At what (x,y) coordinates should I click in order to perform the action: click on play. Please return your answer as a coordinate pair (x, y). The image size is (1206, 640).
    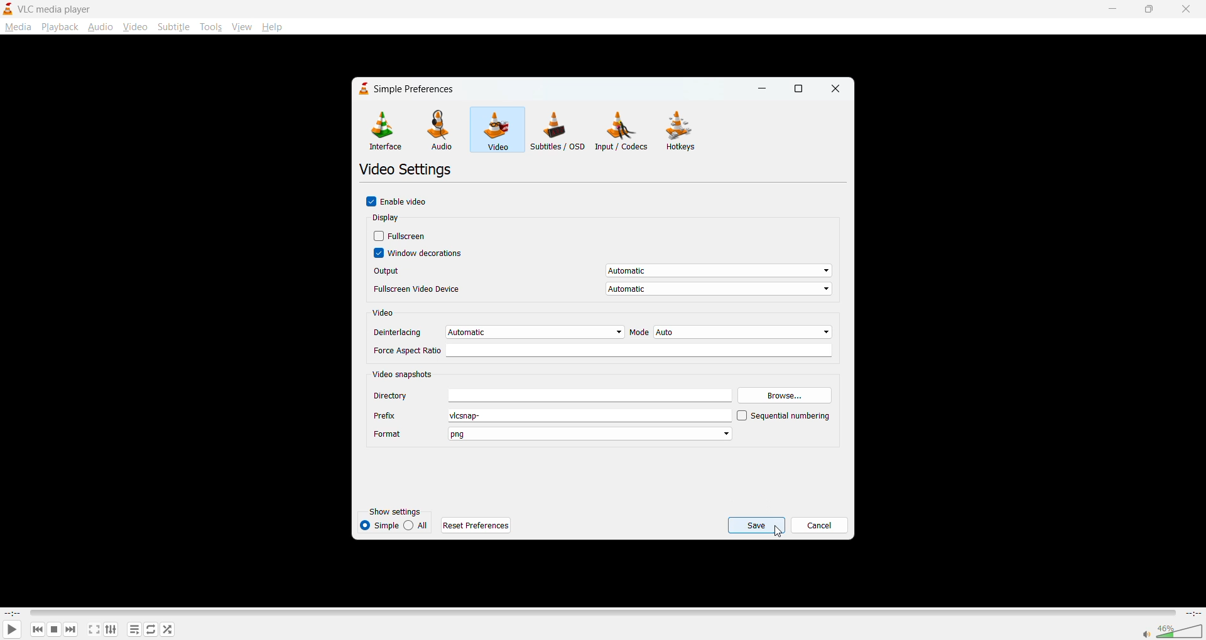
    Looking at the image, I should click on (11, 629).